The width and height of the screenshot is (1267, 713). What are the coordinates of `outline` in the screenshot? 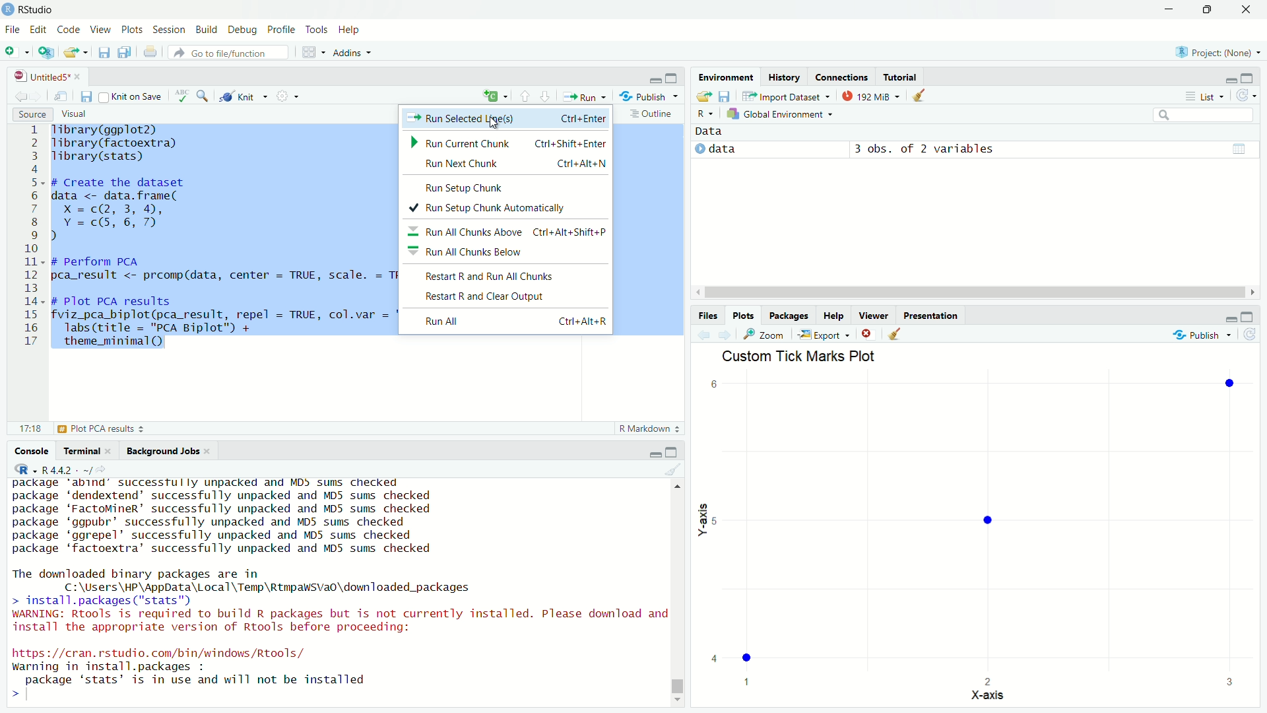 It's located at (651, 115).